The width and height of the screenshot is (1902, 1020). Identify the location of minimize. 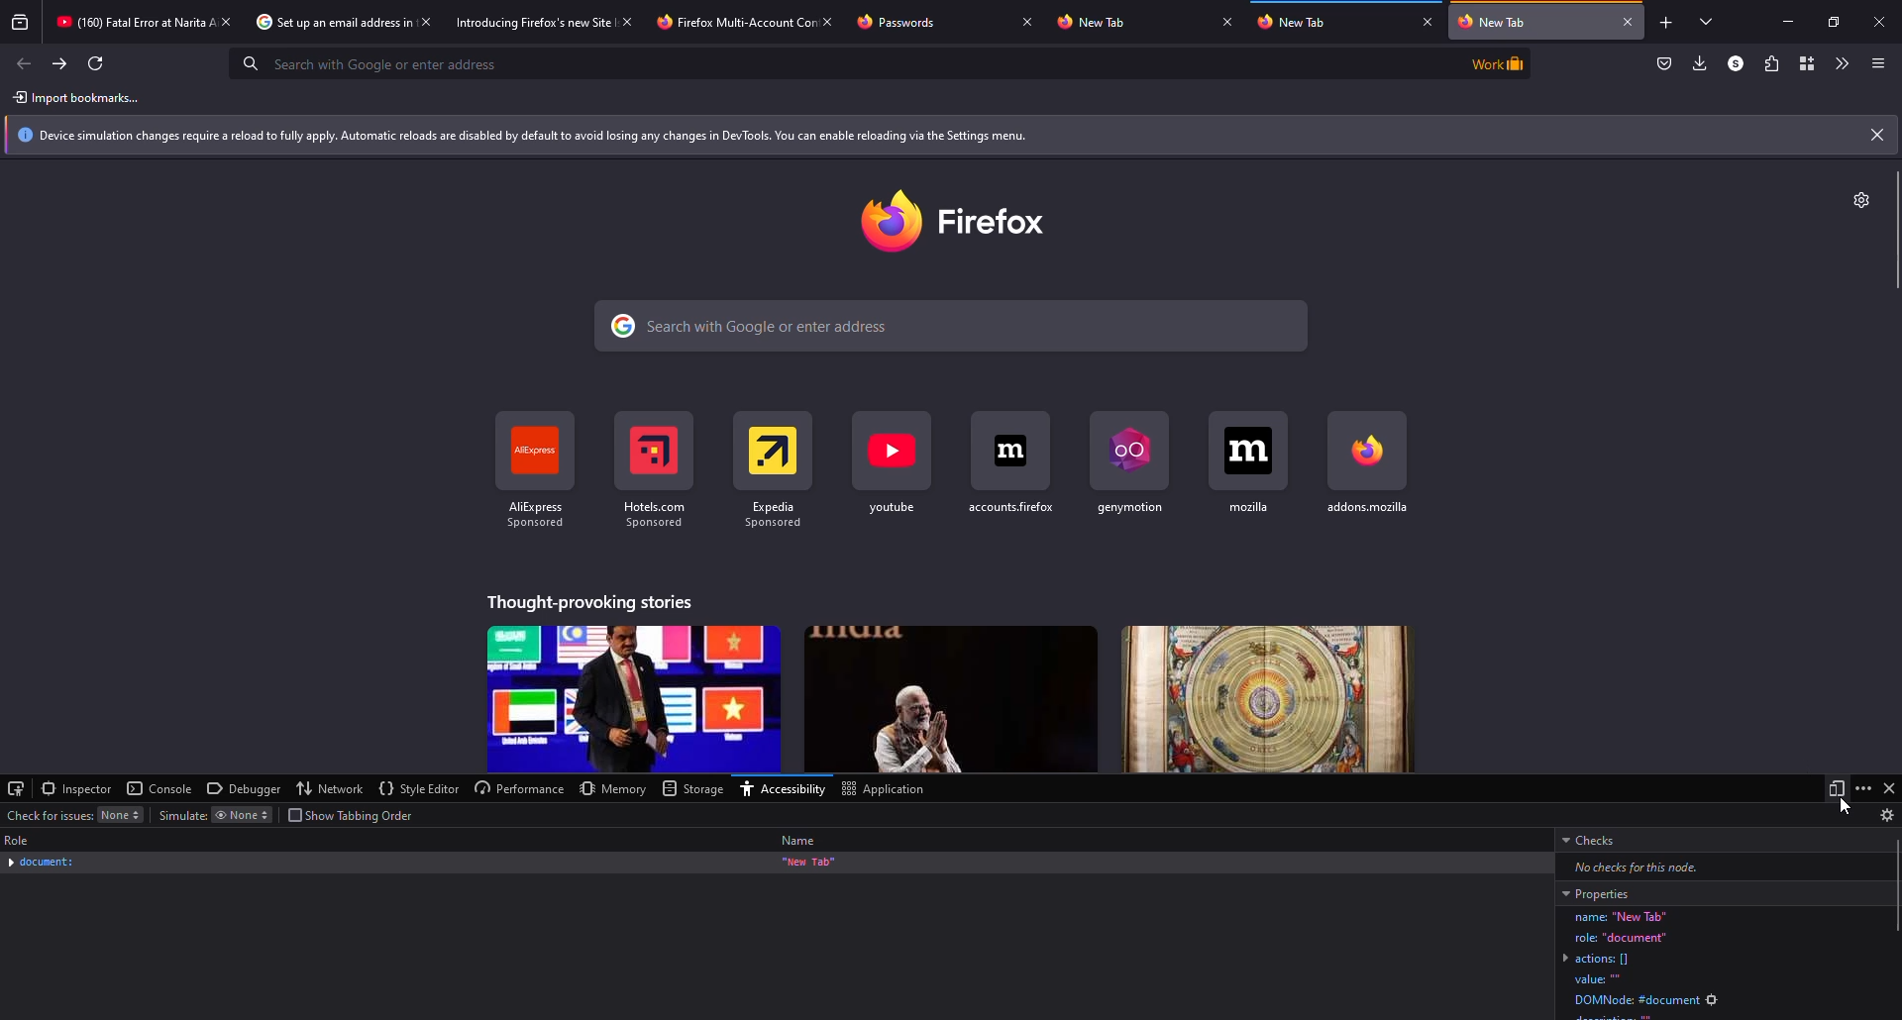
(1778, 21).